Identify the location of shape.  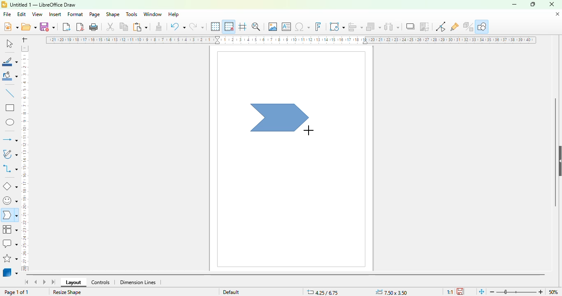
(113, 14).